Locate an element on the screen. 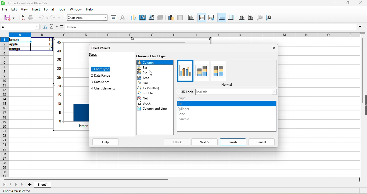 This screenshot has height=194, width=367. vertical scroll bar is located at coordinates (363, 63).